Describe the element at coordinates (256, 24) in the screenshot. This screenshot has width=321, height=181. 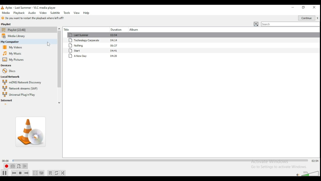
I see `toggle playlist view` at that location.